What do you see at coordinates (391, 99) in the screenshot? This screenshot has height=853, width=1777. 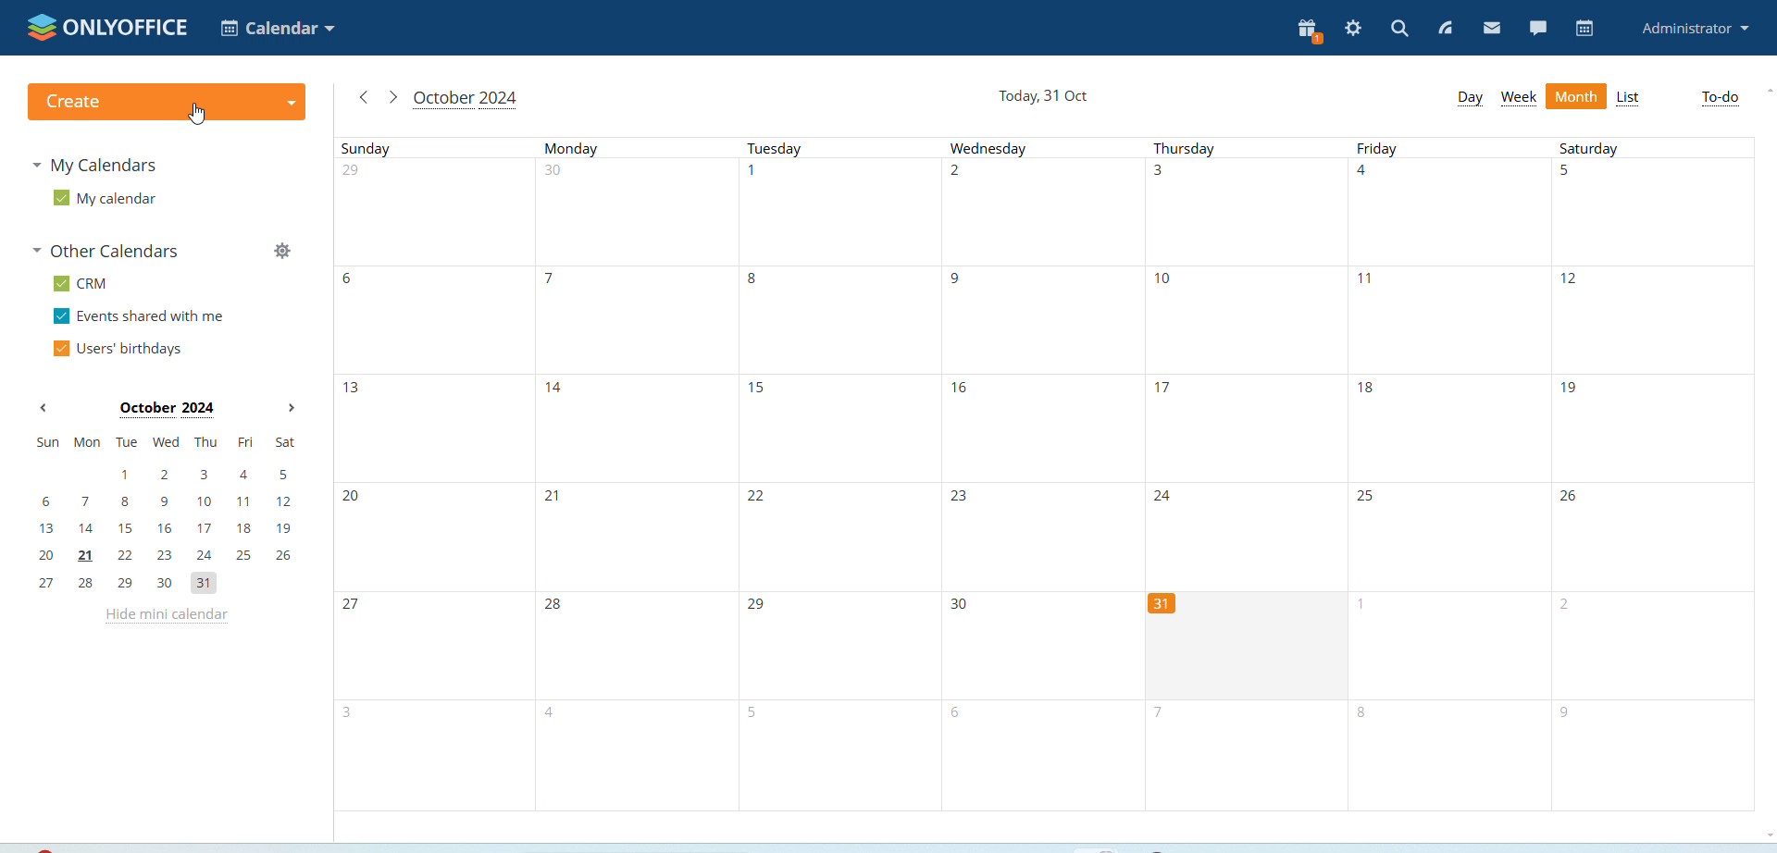 I see `go to next month` at bounding box center [391, 99].